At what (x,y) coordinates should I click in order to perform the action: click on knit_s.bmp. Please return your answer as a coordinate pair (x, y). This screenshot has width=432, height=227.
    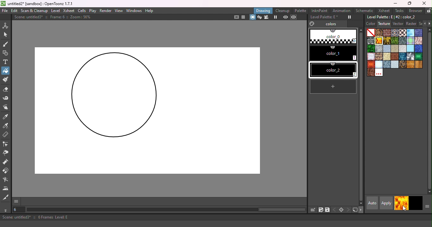
    Looking at the image, I should click on (418, 41).